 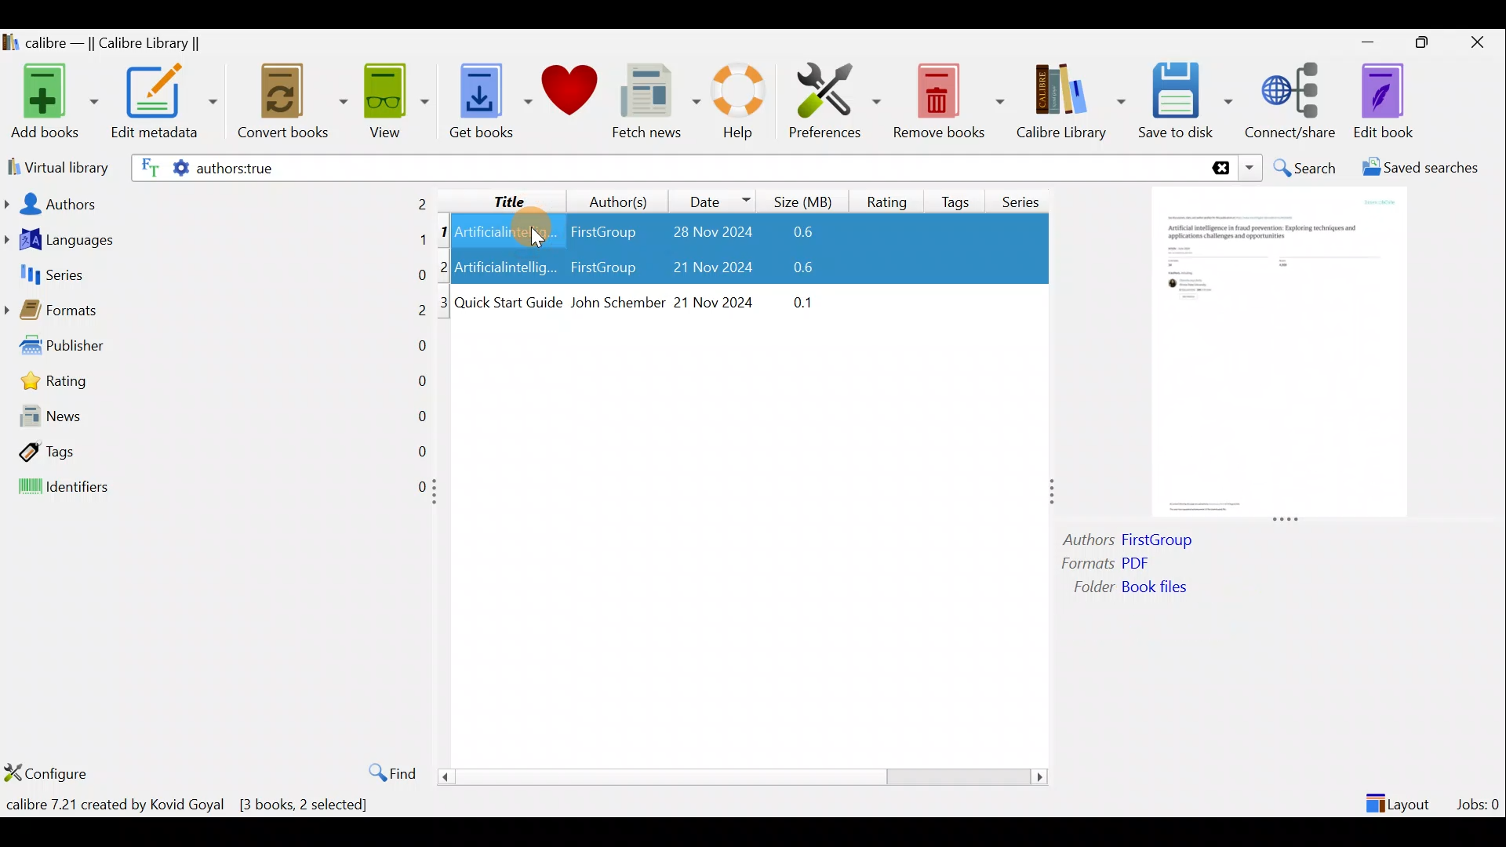 I want to click on Virtual library, so click(x=55, y=165).